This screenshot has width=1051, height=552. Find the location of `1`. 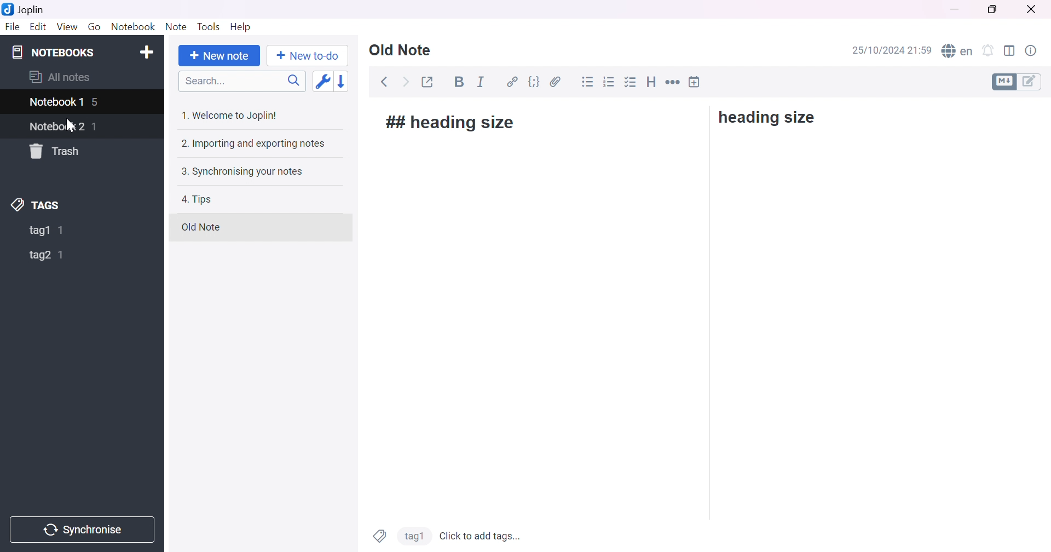

1 is located at coordinates (63, 230).